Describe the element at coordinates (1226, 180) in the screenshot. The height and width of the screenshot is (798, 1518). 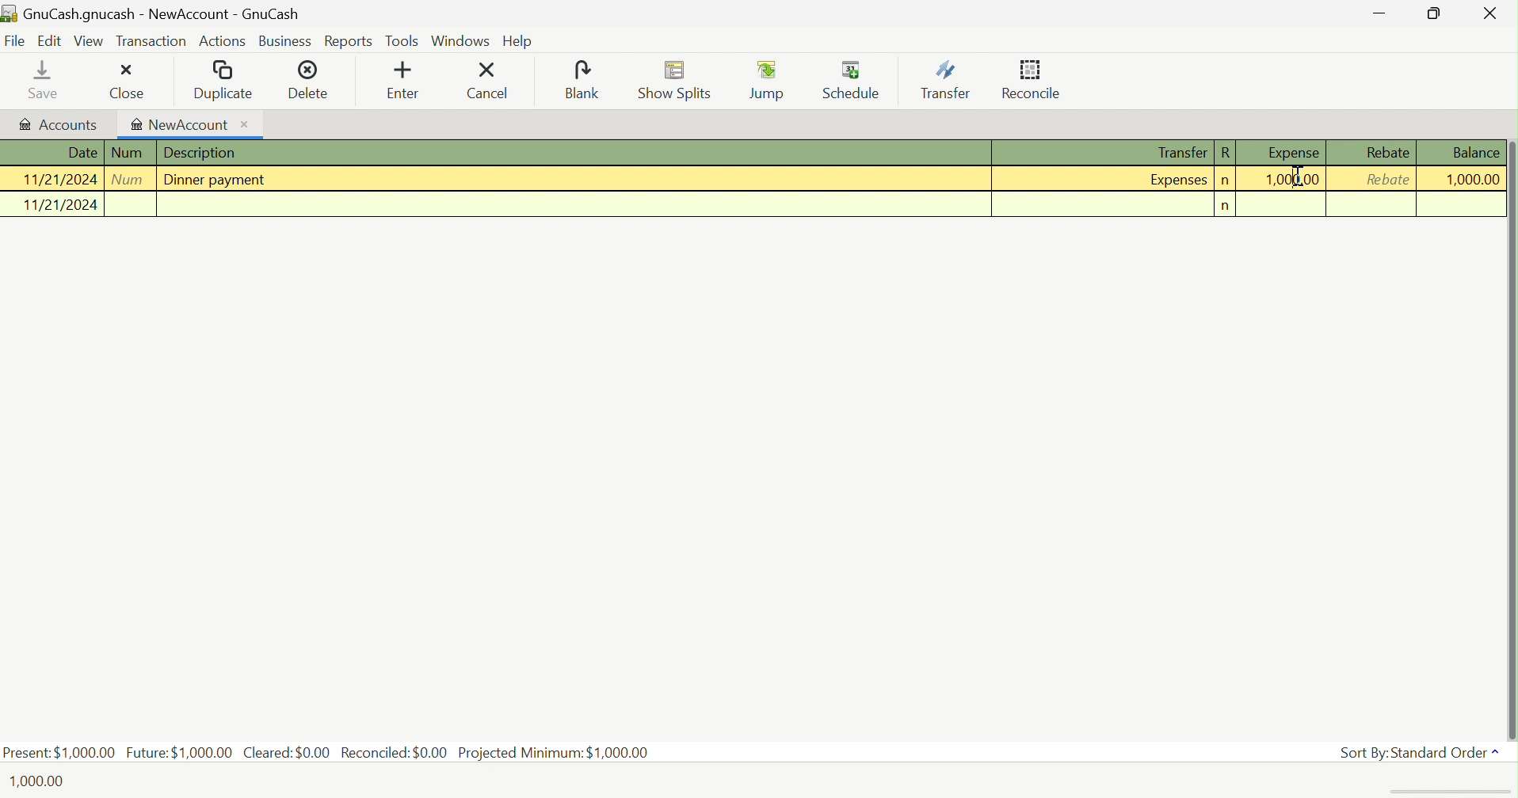
I see `n` at that location.